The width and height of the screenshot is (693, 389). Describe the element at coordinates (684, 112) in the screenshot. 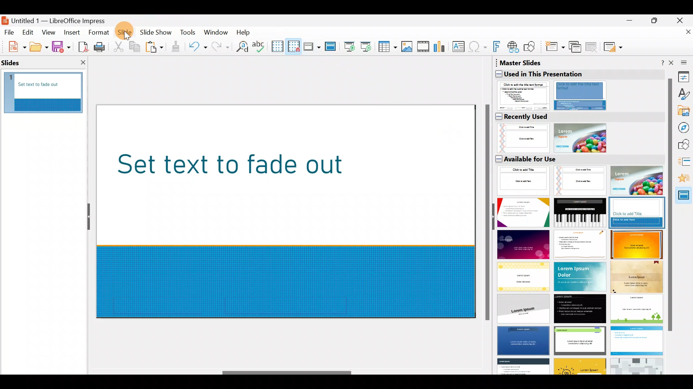

I see `Gallery` at that location.